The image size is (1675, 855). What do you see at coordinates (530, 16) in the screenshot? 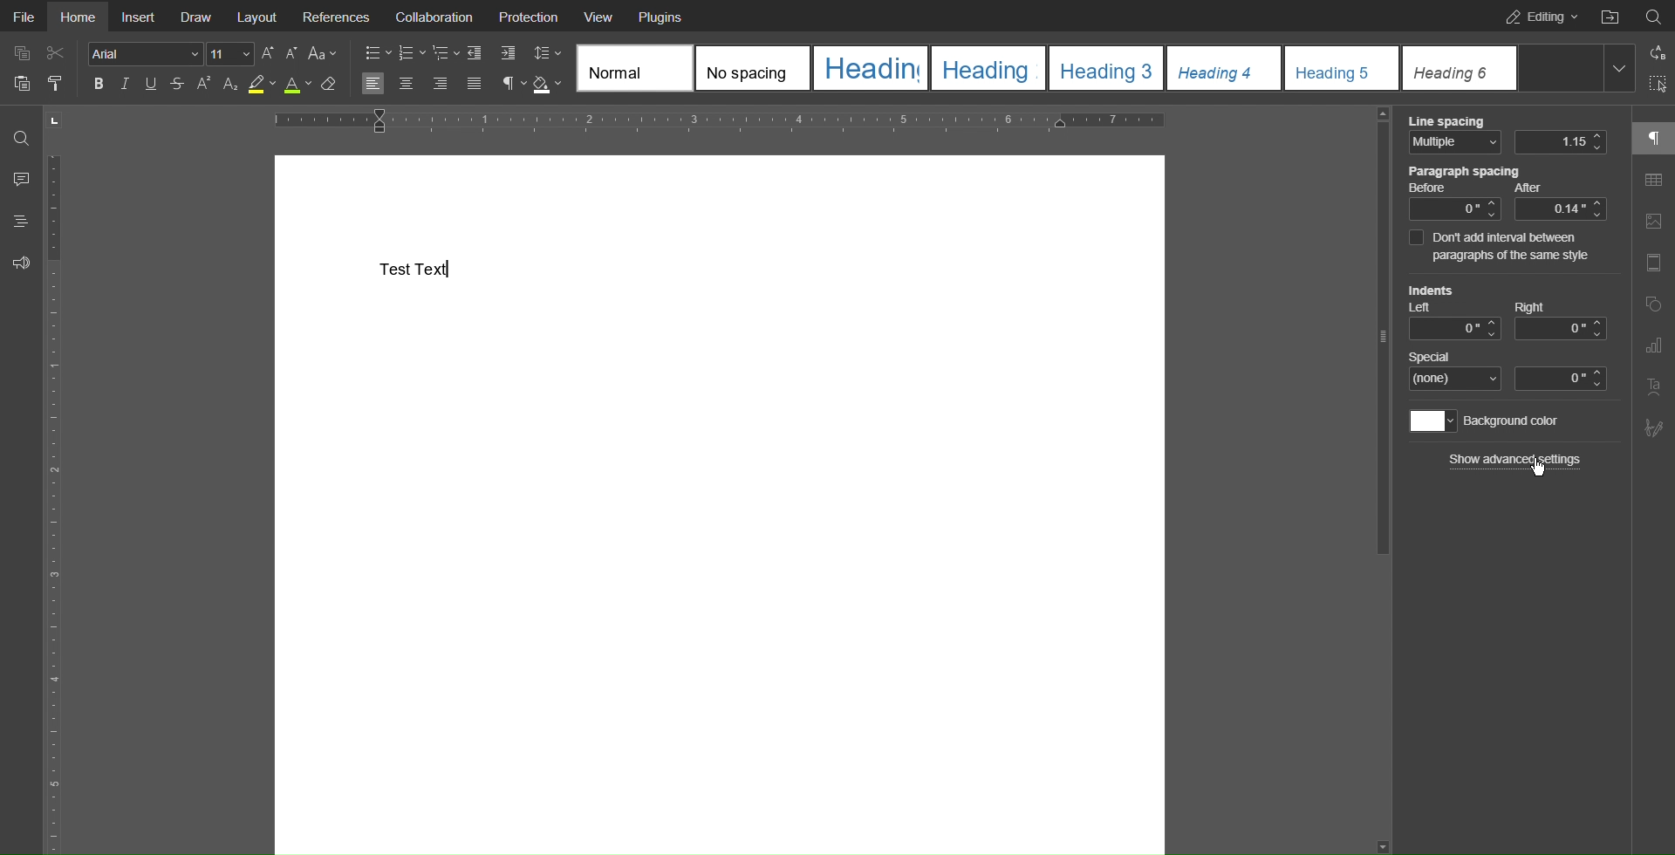
I see `Protection` at bounding box center [530, 16].